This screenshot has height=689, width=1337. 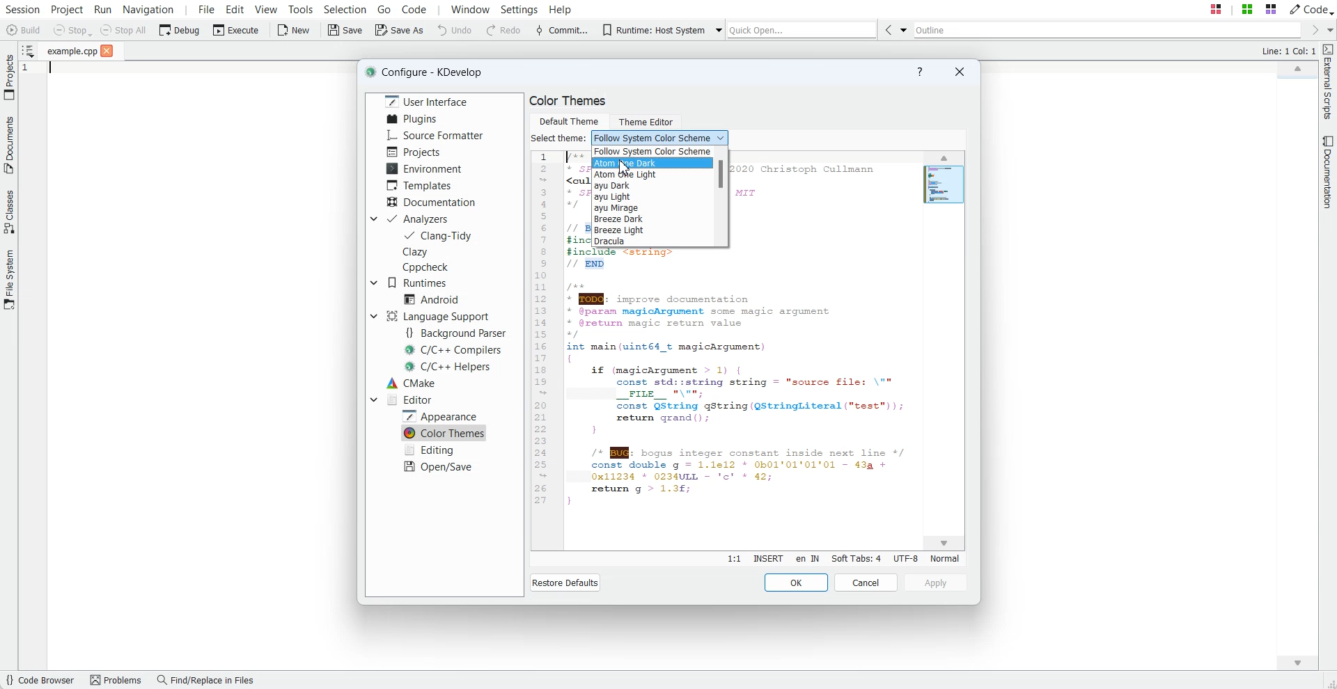 I want to click on Templates, so click(x=422, y=185).